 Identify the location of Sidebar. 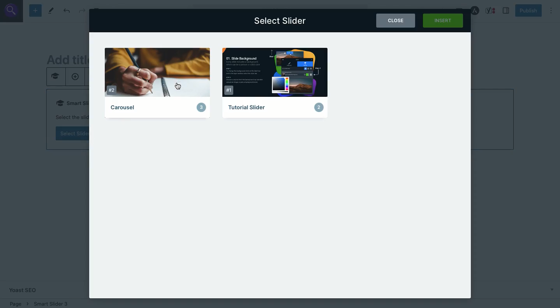
(506, 10).